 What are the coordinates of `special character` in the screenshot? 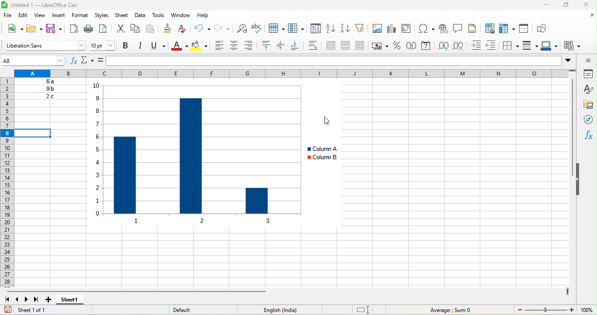 It's located at (426, 28).